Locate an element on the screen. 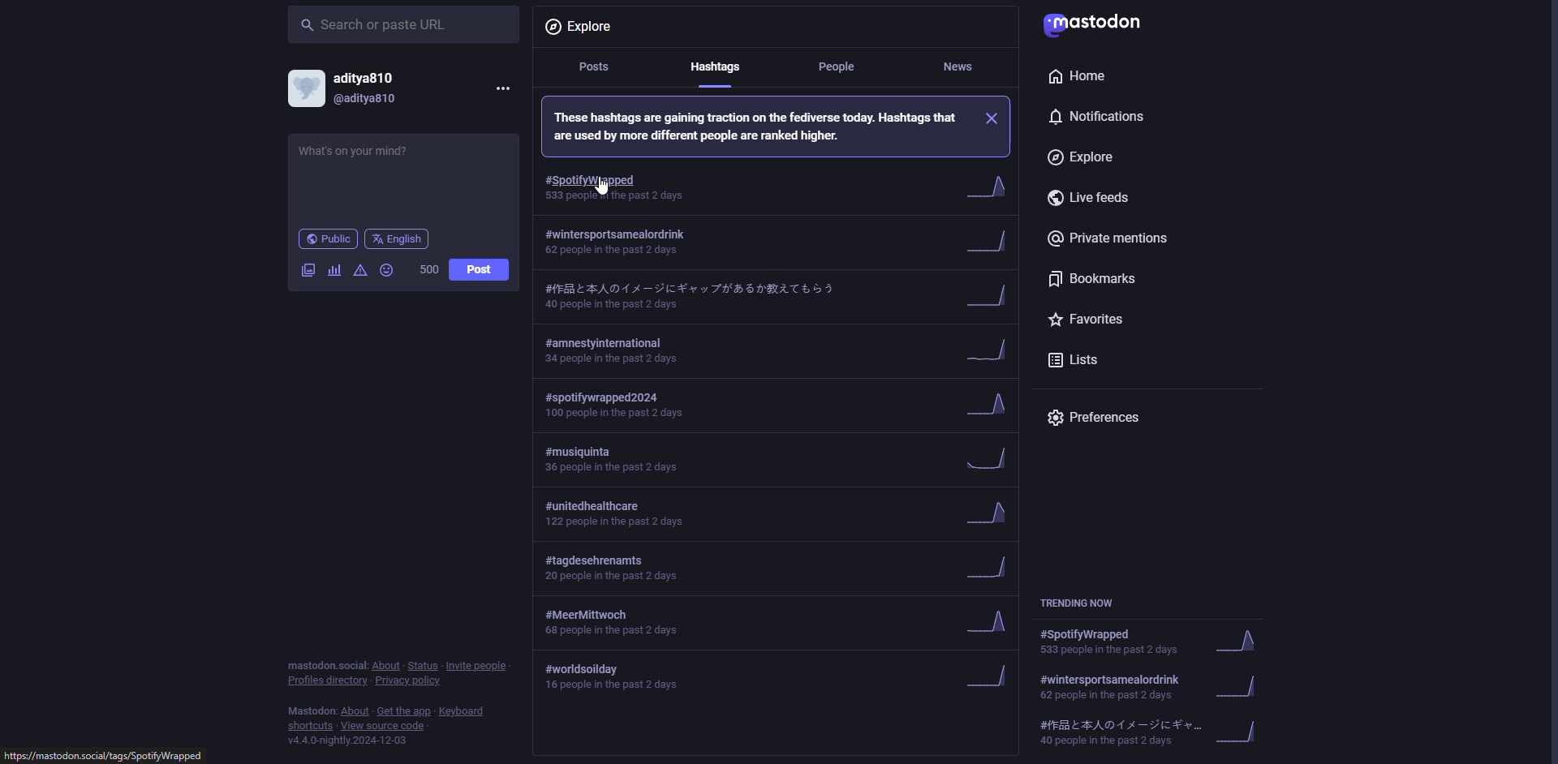 The width and height of the screenshot is (1558, 764). trend is located at coordinates (989, 296).